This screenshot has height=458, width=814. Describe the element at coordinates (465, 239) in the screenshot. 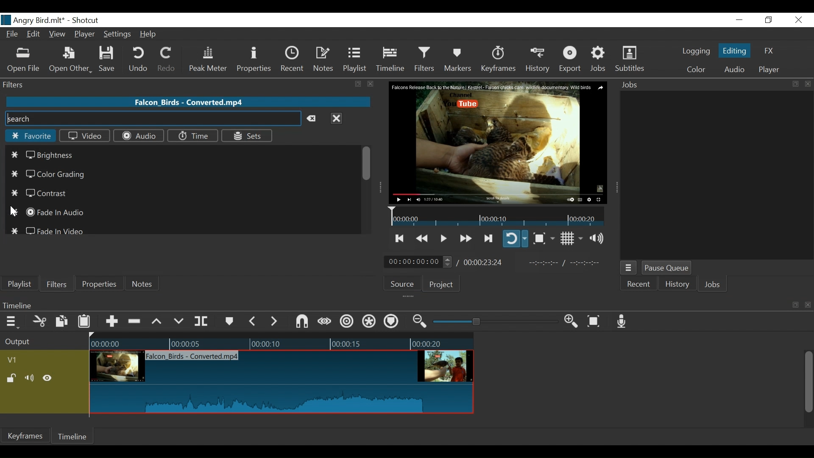

I see `play forward quickly` at that location.